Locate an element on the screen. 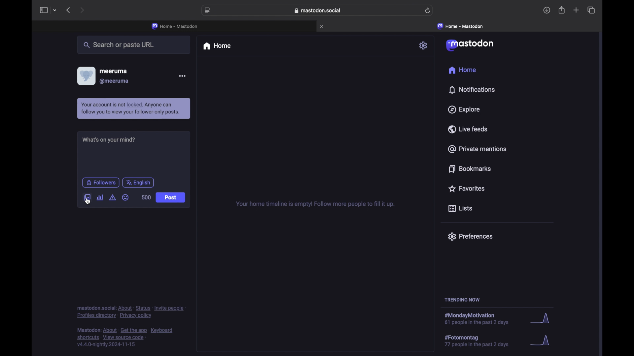 Image resolution: width=634 pixels, height=356 pixels. home mastodon is located at coordinates (460, 26).